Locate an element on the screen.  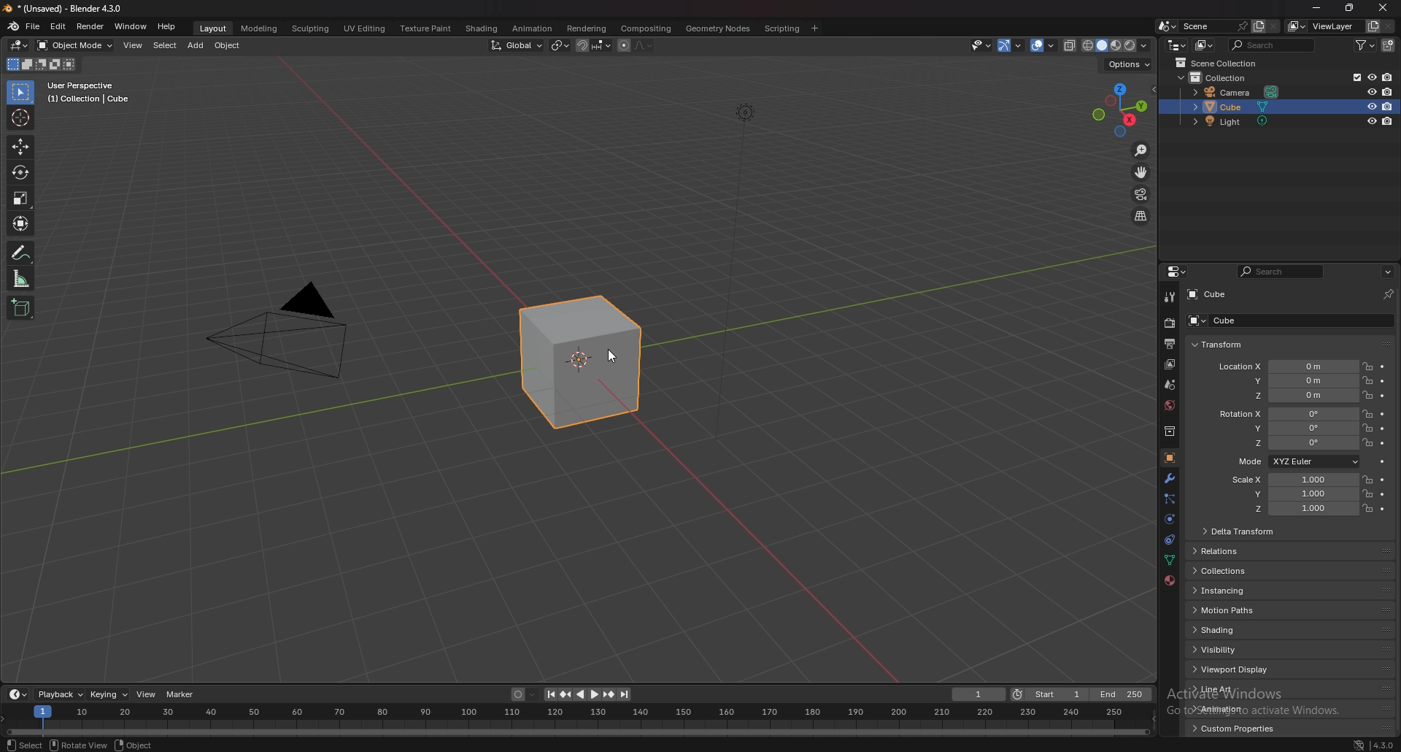
selected cube is located at coordinates (576, 363).